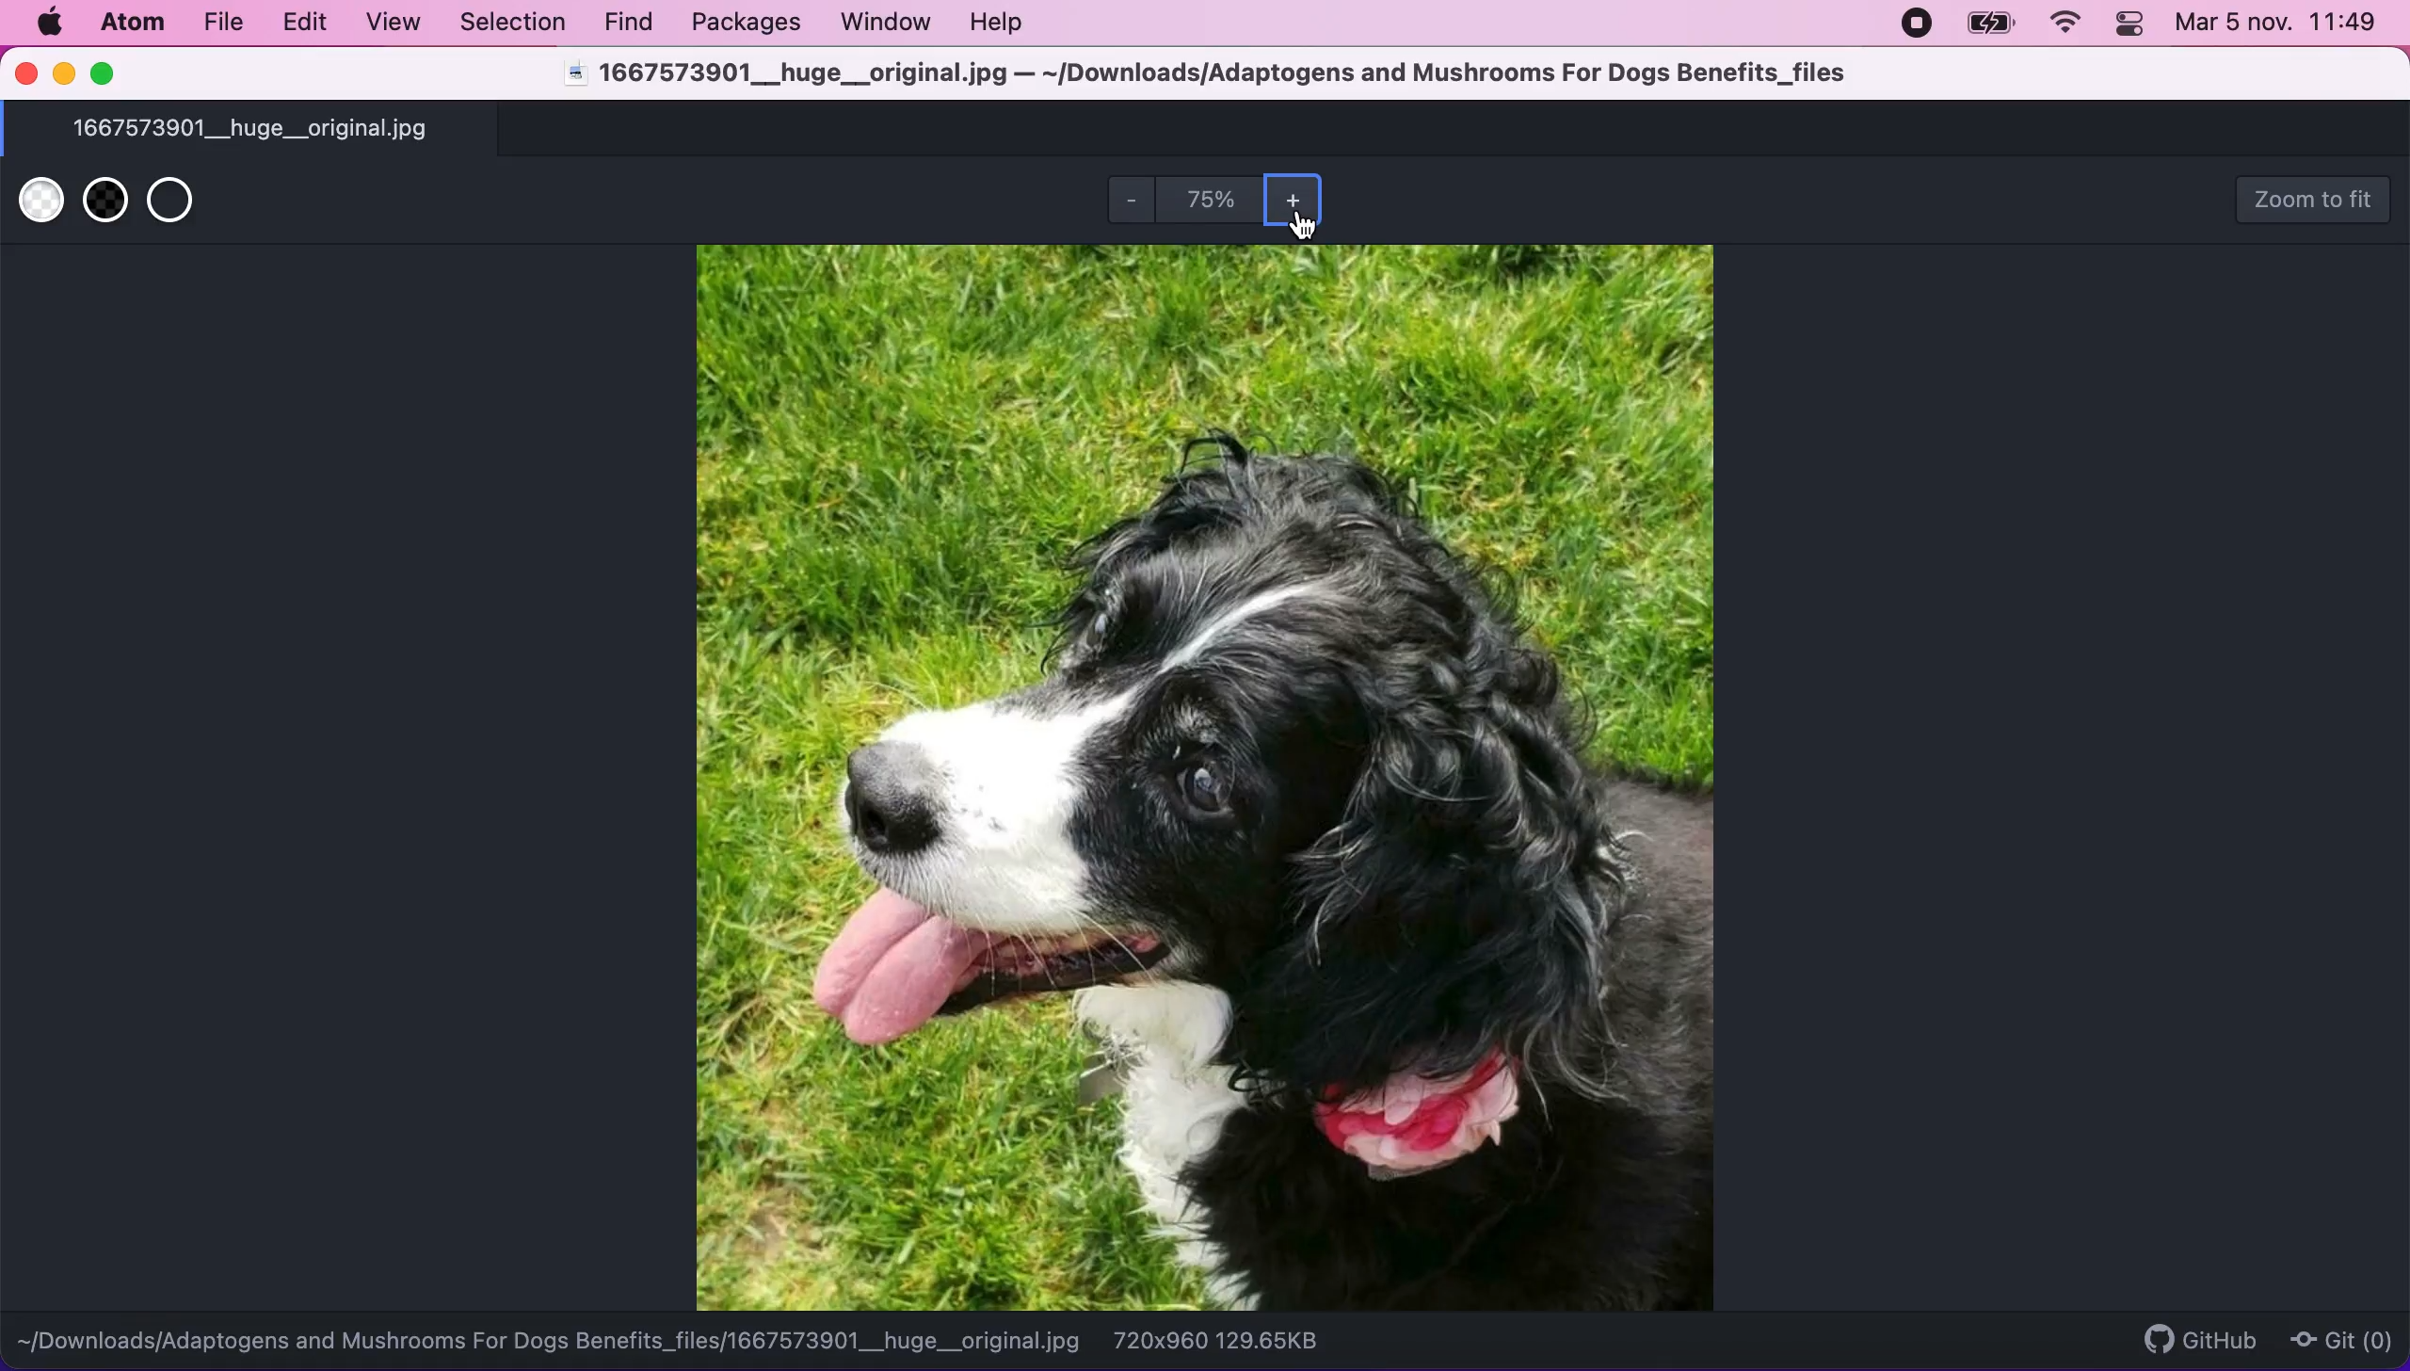  Describe the element at coordinates (110, 73) in the screenshot. I see `maximize` at that location.